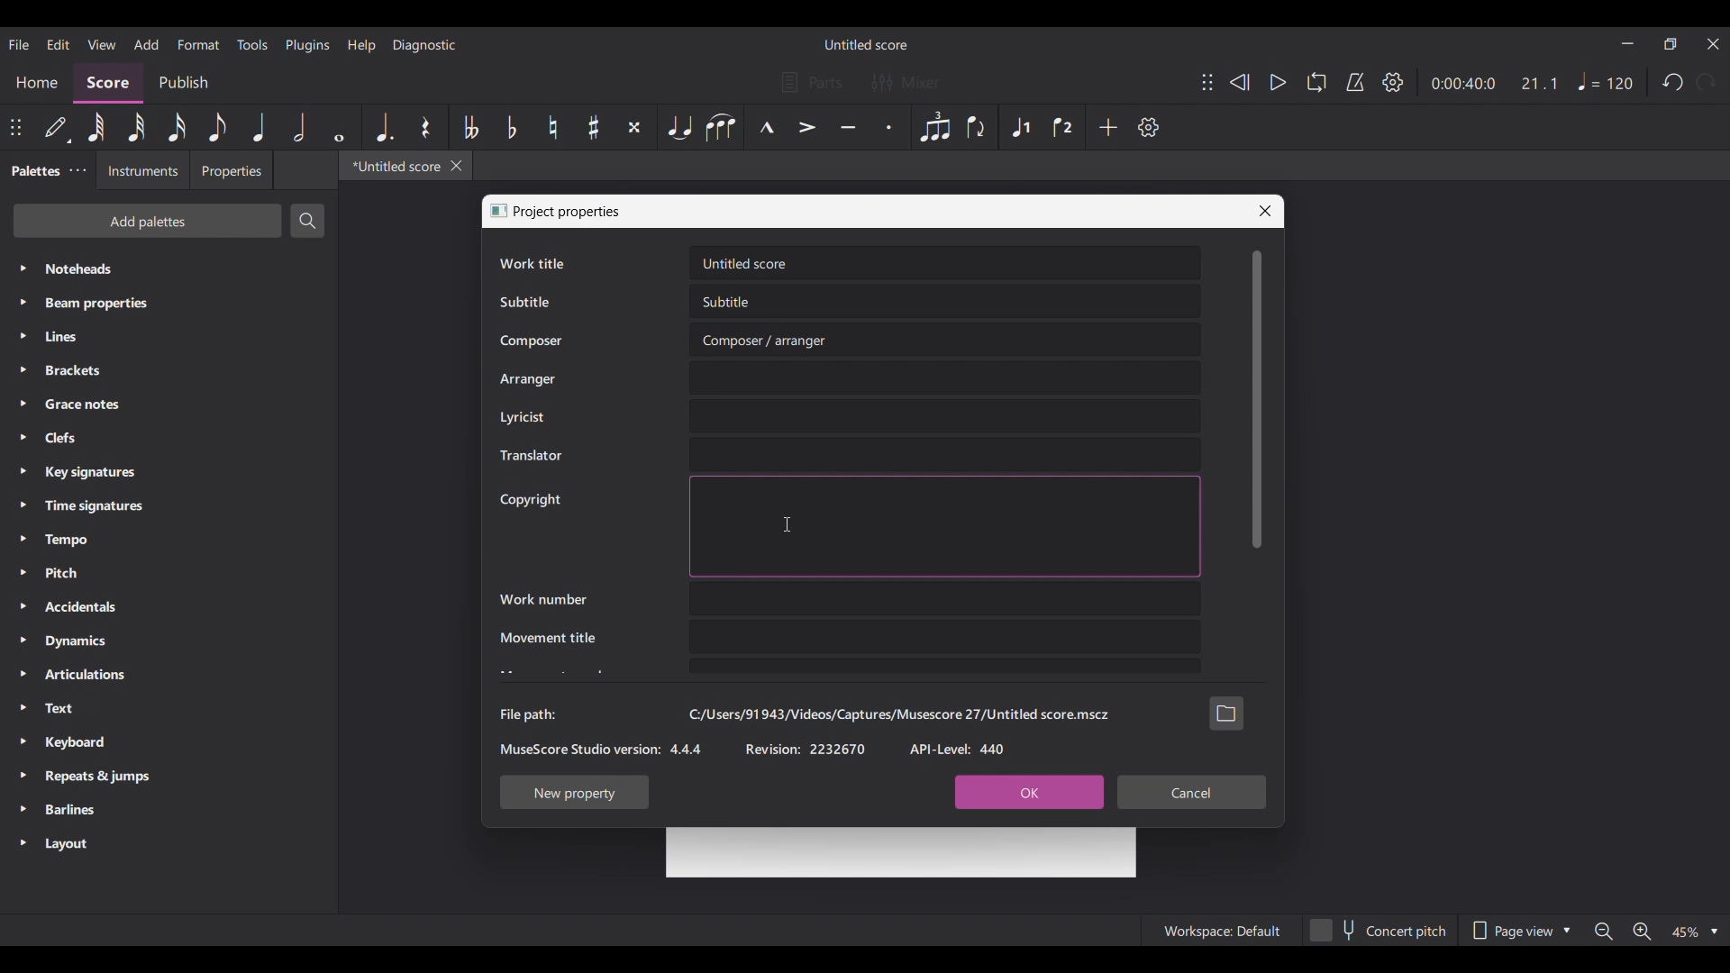 This screenshot has height=973, width=1730. Describe the element at coordinates (553, 127) in the screenshot. I see `Toggle natural` at that location.